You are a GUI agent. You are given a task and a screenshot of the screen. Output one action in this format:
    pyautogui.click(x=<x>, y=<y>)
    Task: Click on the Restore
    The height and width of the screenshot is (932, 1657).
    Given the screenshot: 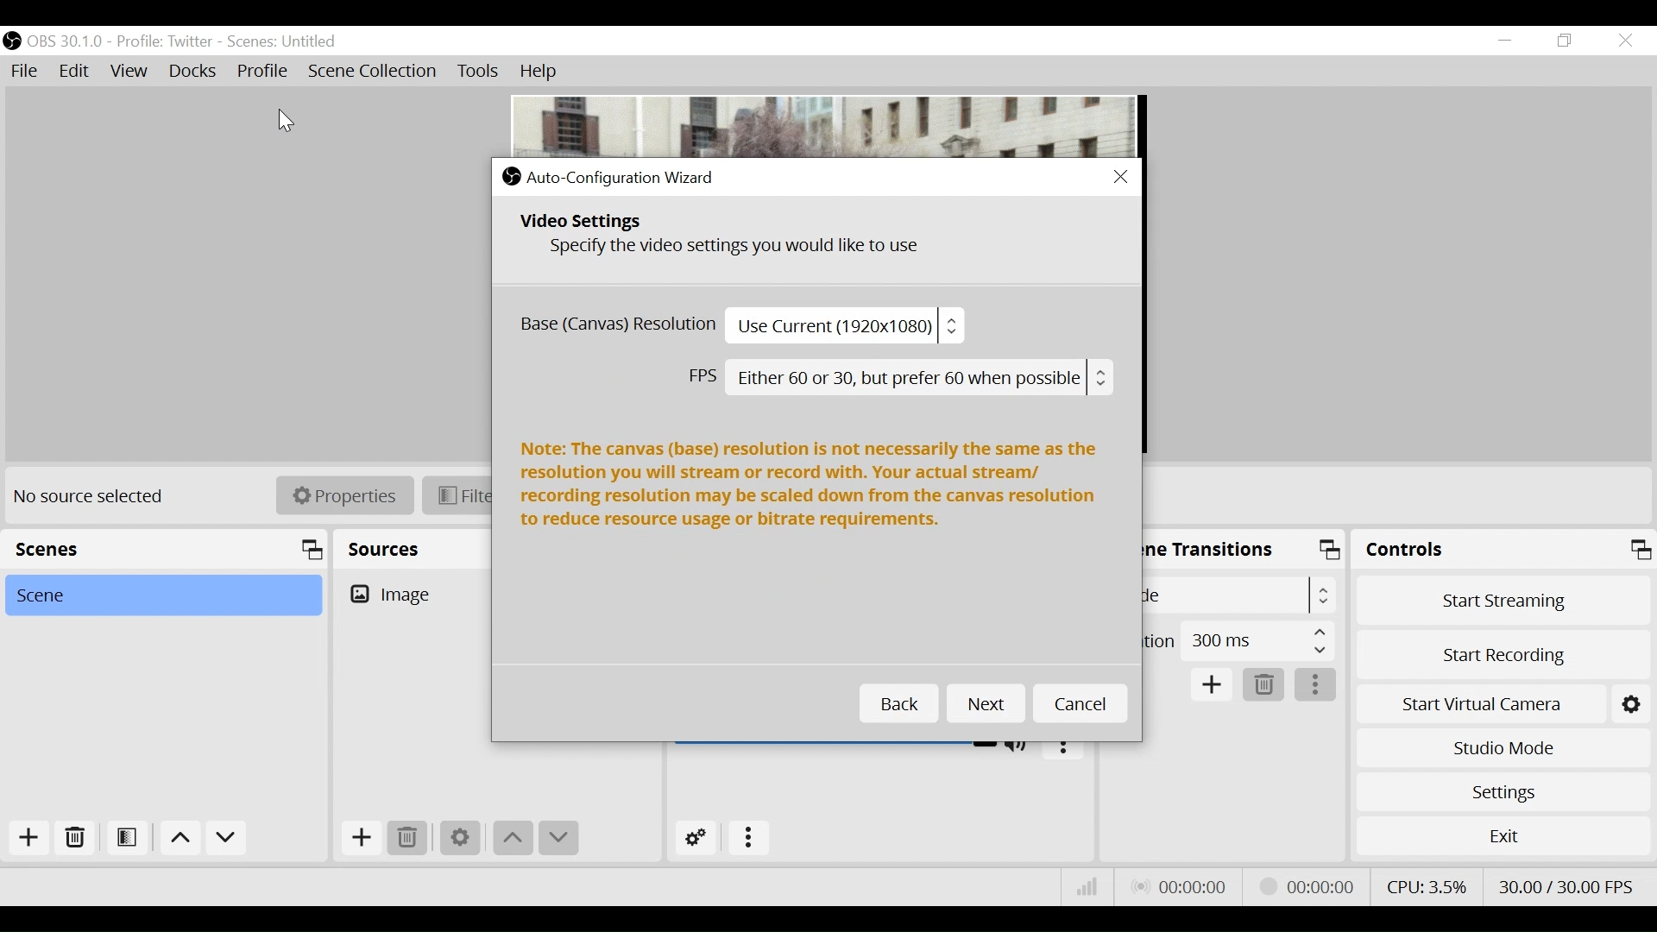 What is the action you would take?
    pyautogui.click(x=1562, y=41)
    